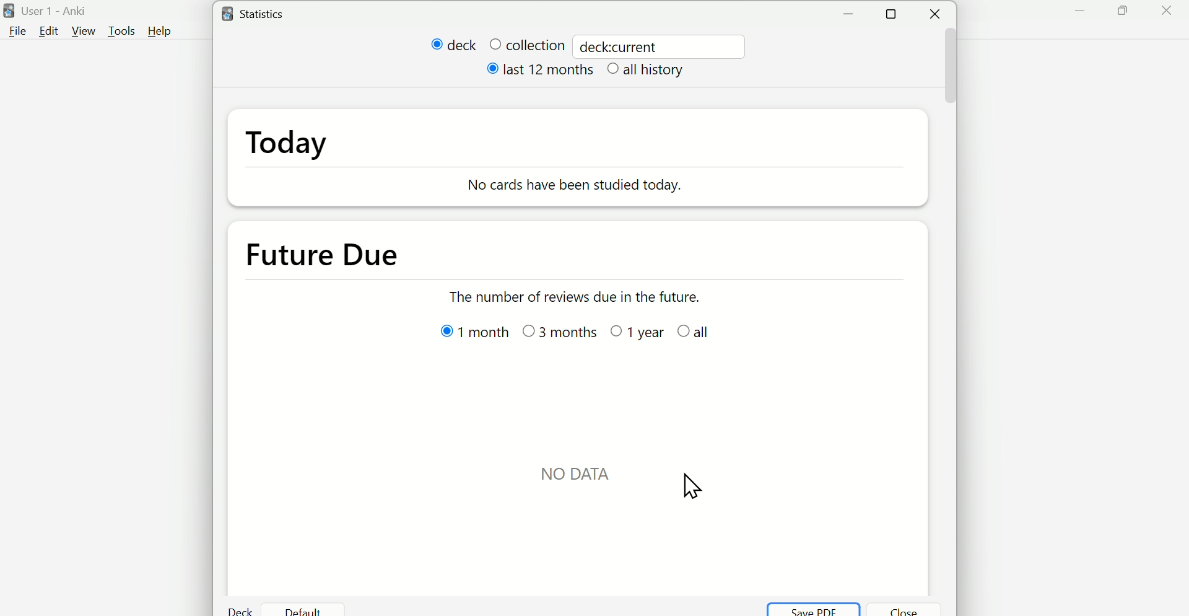 This screenshot has height=616, width=1189. What do you see at coordinates (123, 31) in the screenshot?
I see `Tools` at bounding box center [123, 31].